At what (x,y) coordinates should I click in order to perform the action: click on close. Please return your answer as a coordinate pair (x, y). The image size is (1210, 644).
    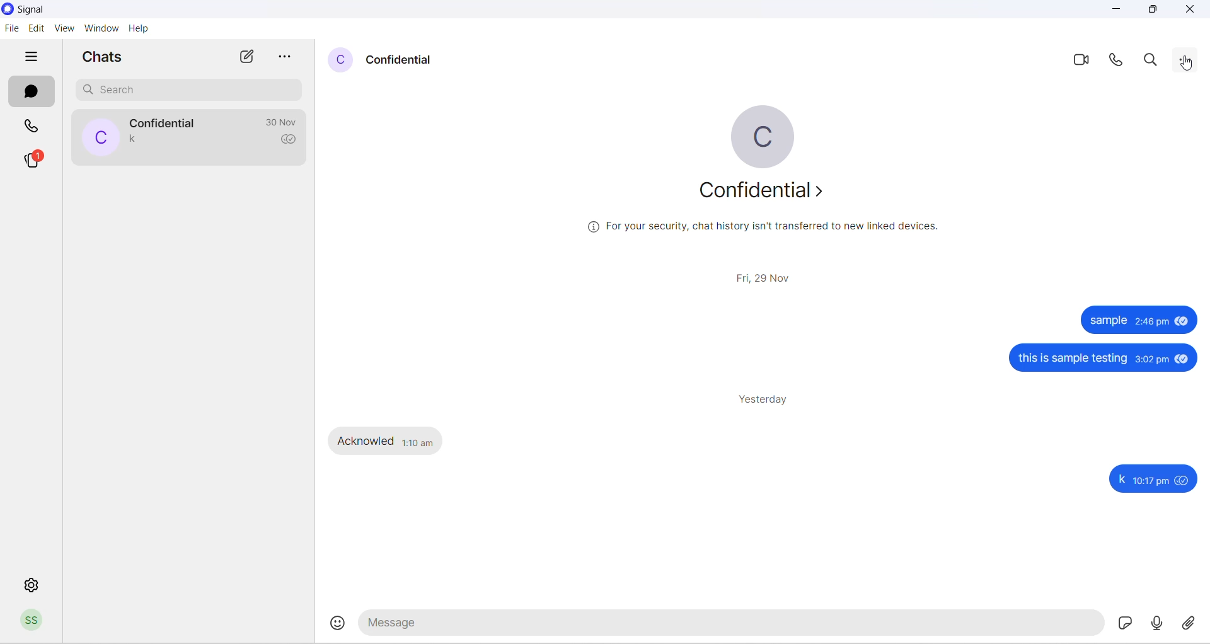
    Looking at the image, I should click on (1194, 11).